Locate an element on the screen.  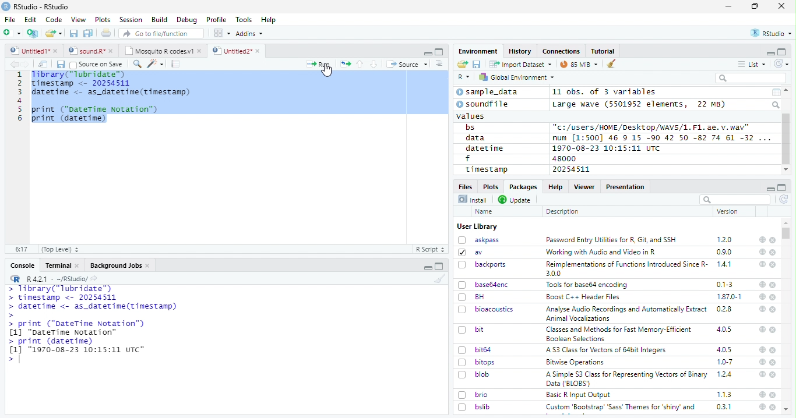
R is located at coordinates (464, 77).